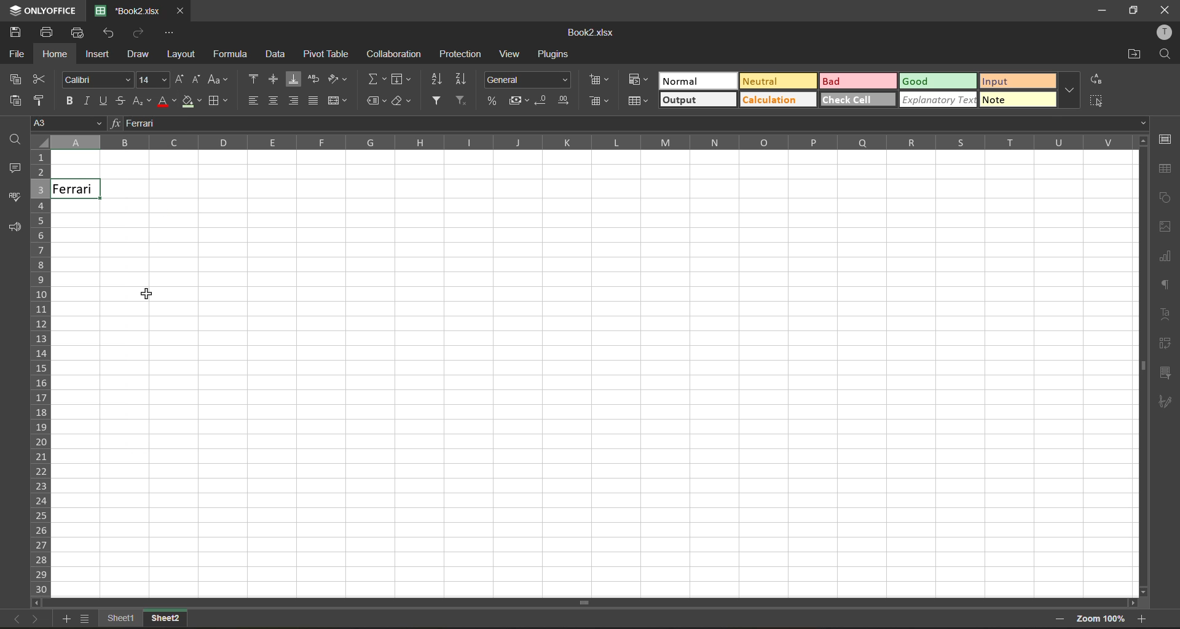  I want to click on neutral, so click(778, 81).